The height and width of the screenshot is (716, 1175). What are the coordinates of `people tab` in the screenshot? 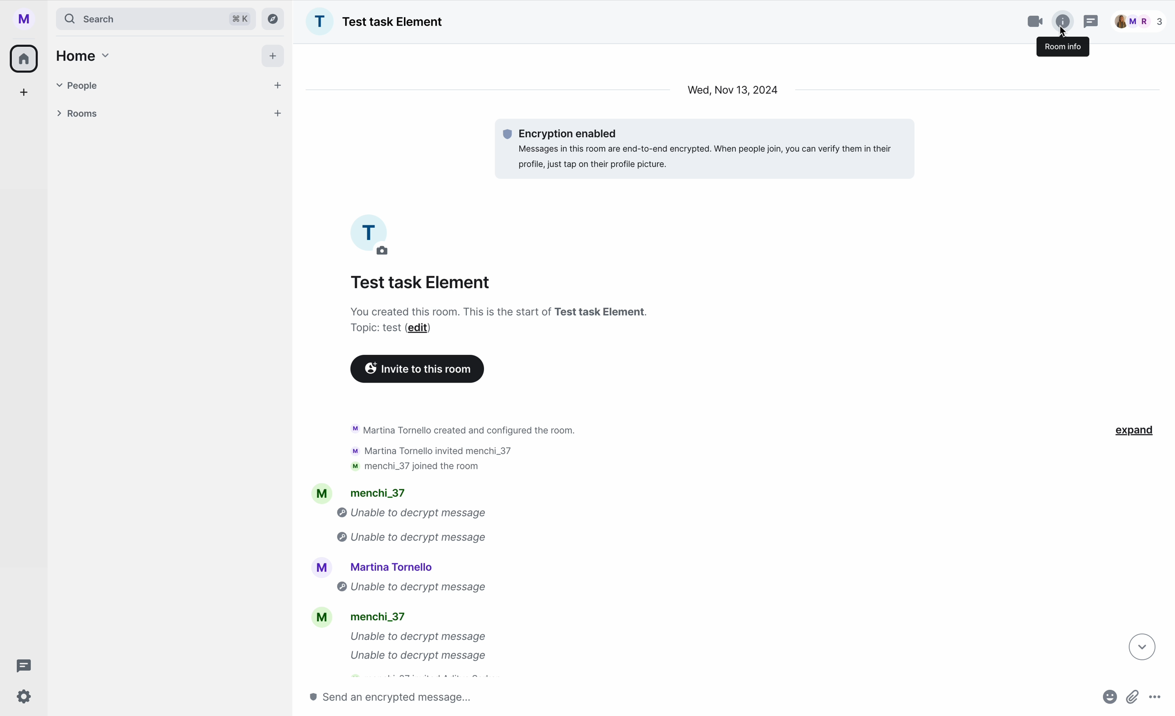 It's located at (173, 86).